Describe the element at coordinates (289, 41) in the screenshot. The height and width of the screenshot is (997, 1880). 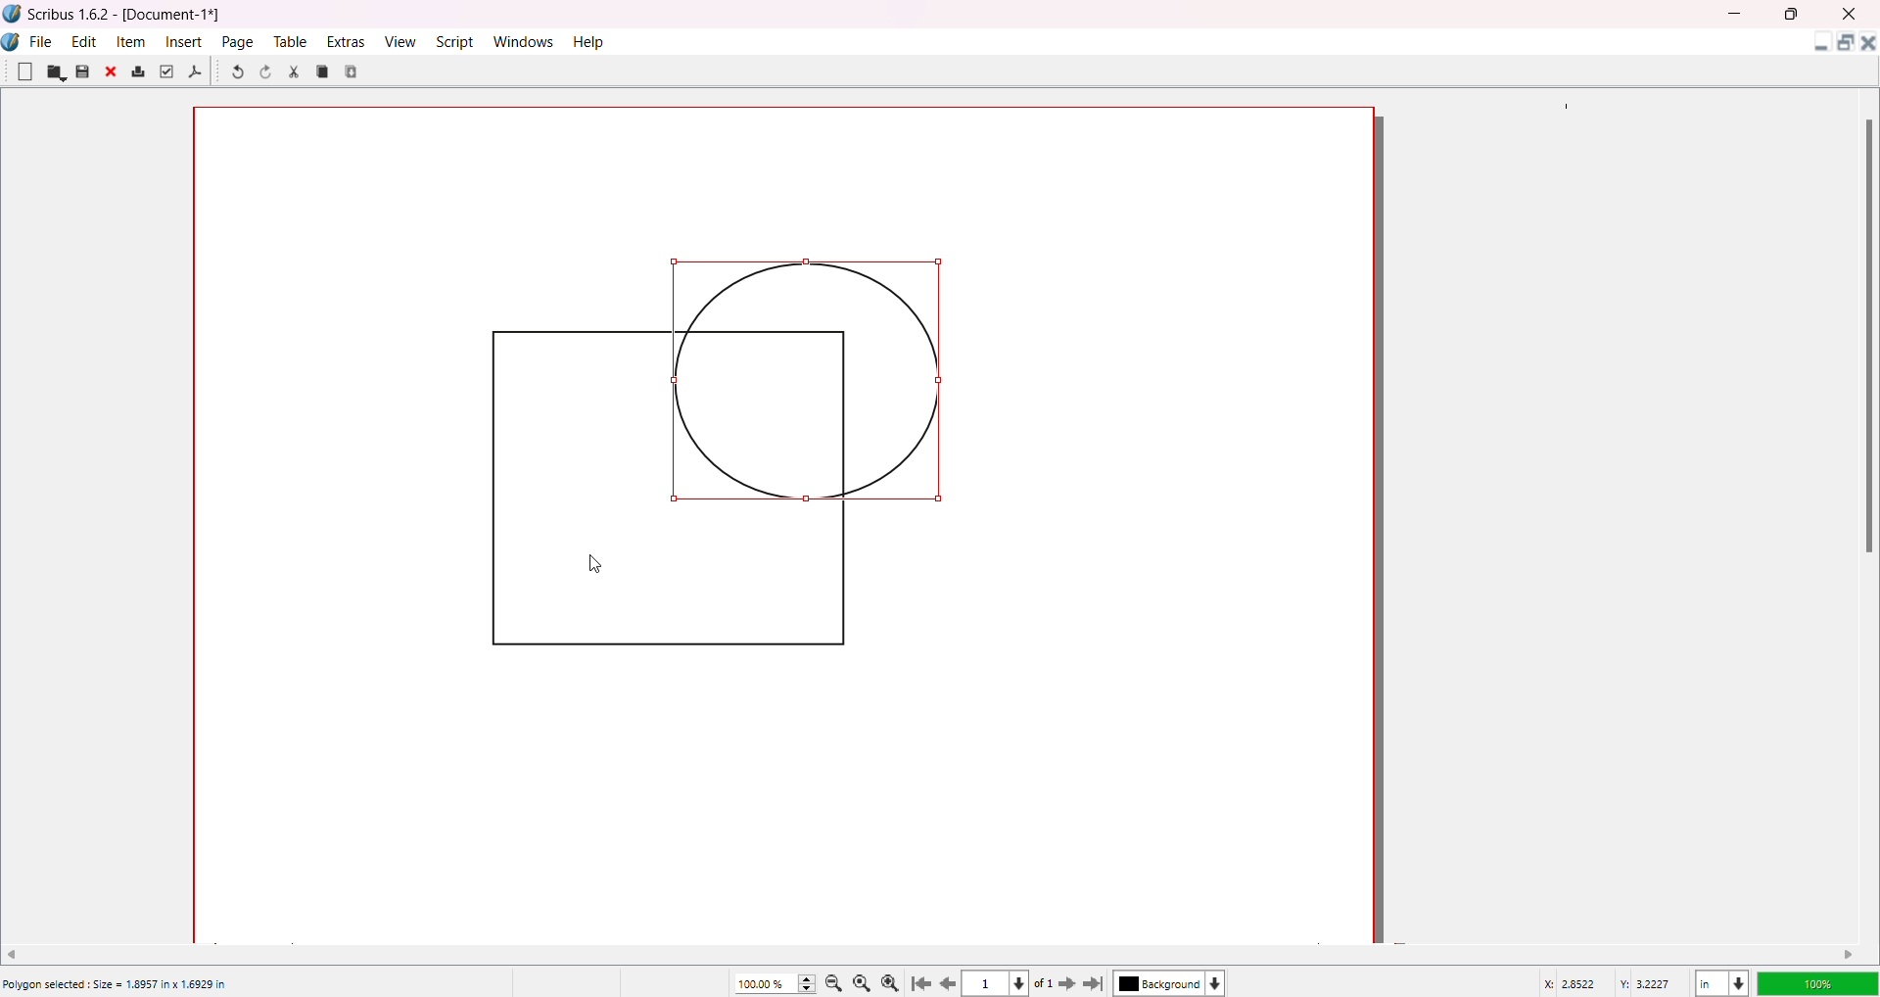
I see `Table` at that location.